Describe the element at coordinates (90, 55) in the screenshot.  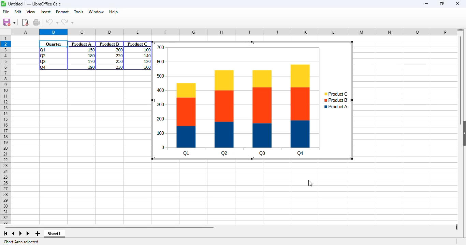
I see `180` at that location.